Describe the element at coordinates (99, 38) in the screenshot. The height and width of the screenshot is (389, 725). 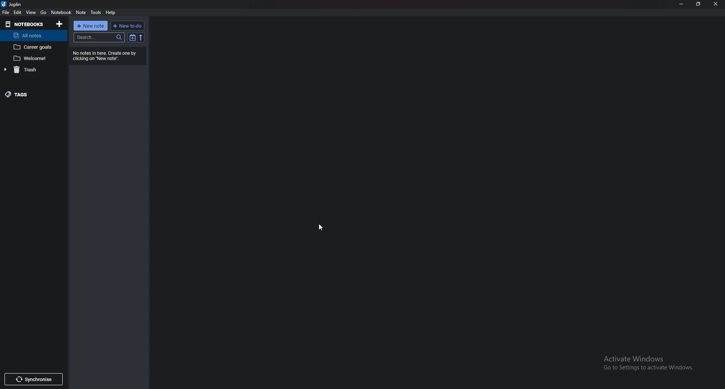
I see `search ` at that location.